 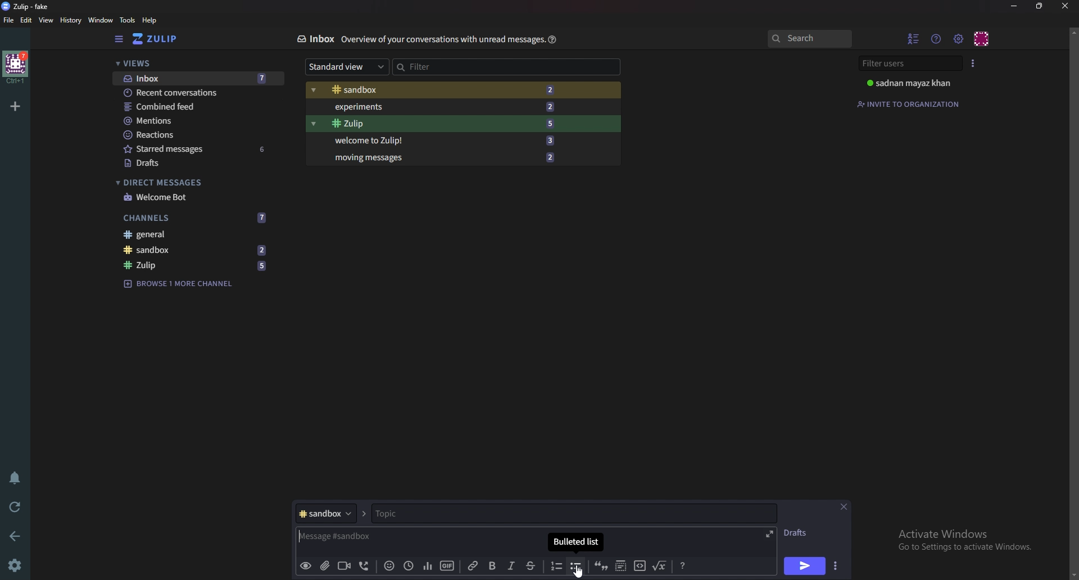 What do you see at coordinates (423, 513) in the screenshot?
I see `Topic` at bounding box center [423, 513].